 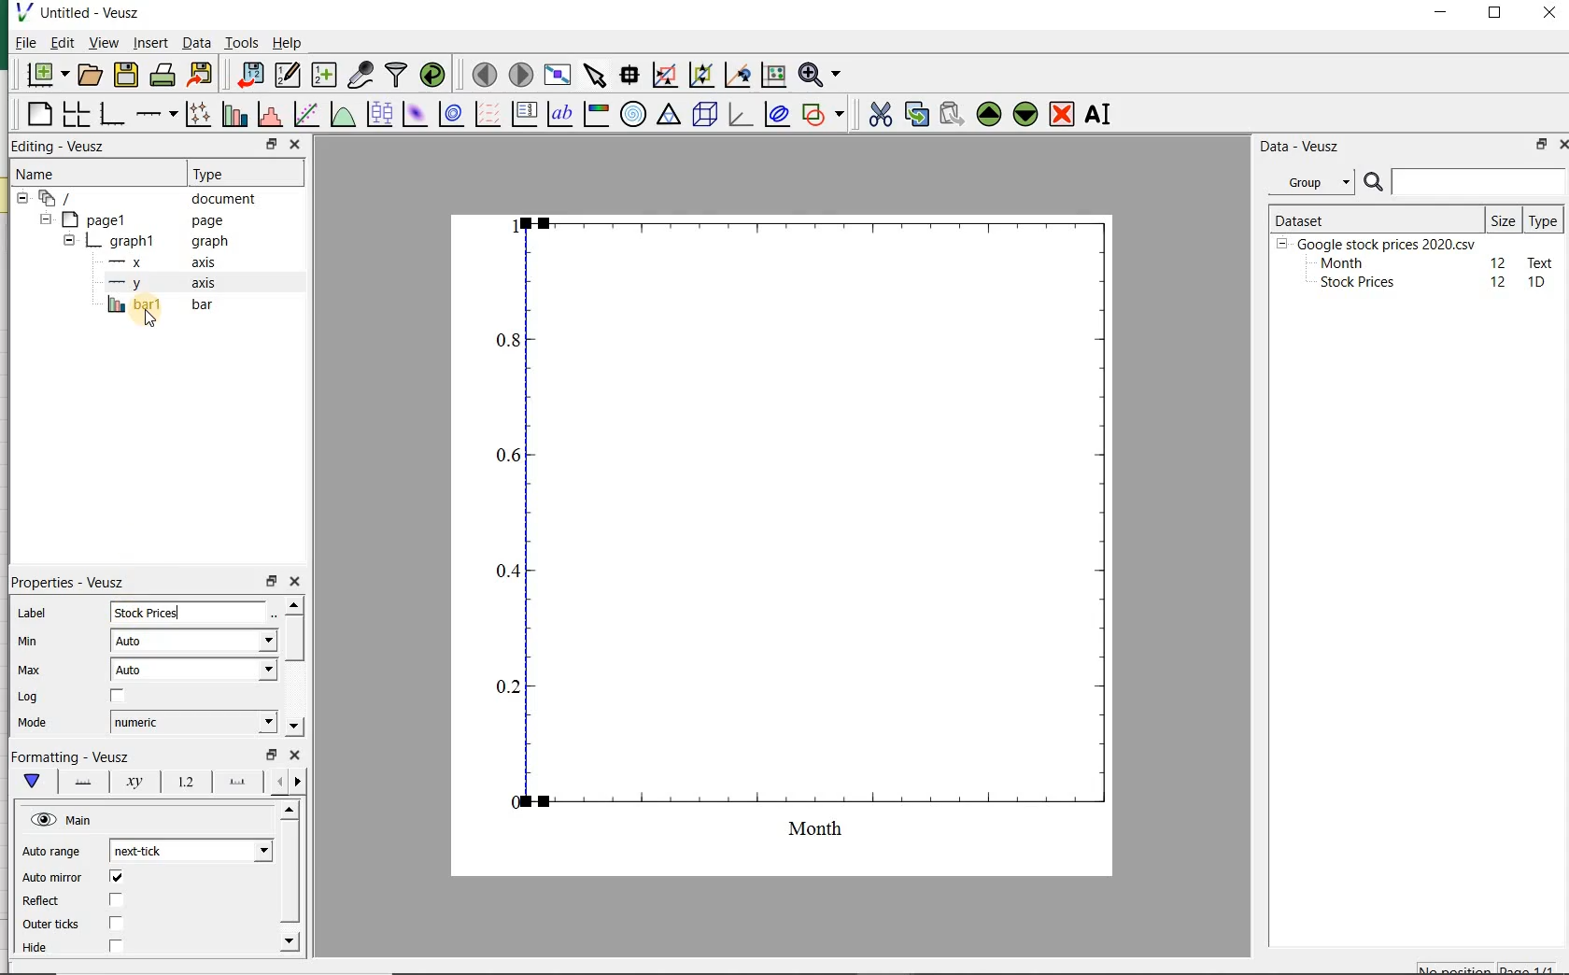 I want to click on tick labels, so click(x=182, y=784).